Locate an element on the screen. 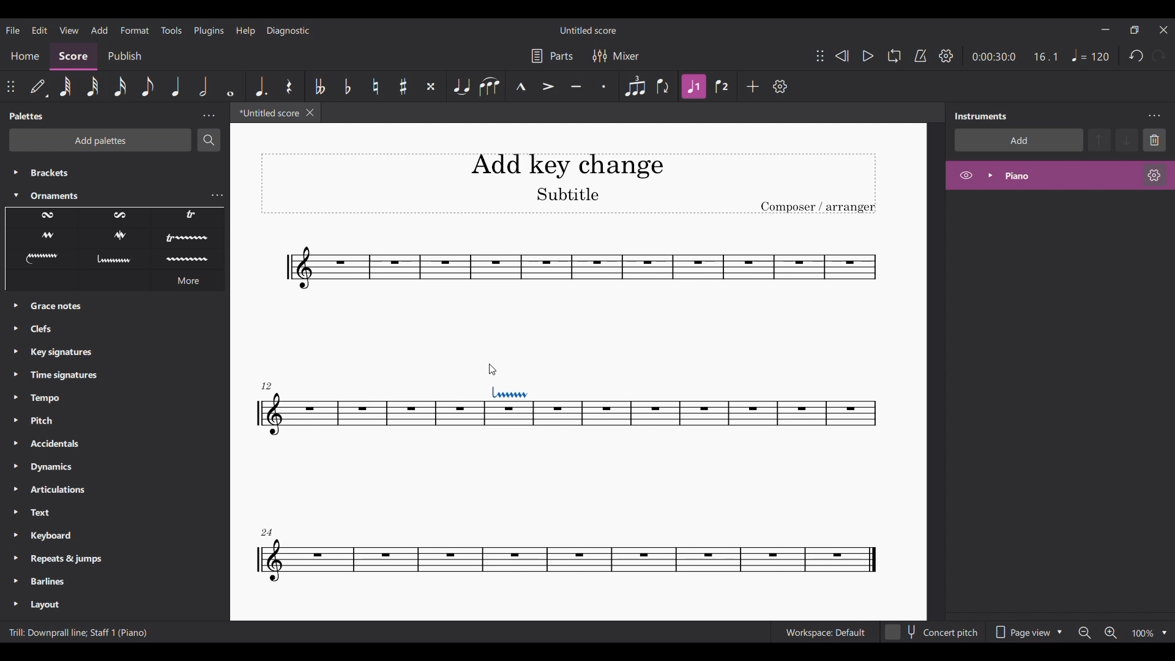 The height and width of the screenshot is (661, 1175). Manage parts is located at coordinates (553, 56).